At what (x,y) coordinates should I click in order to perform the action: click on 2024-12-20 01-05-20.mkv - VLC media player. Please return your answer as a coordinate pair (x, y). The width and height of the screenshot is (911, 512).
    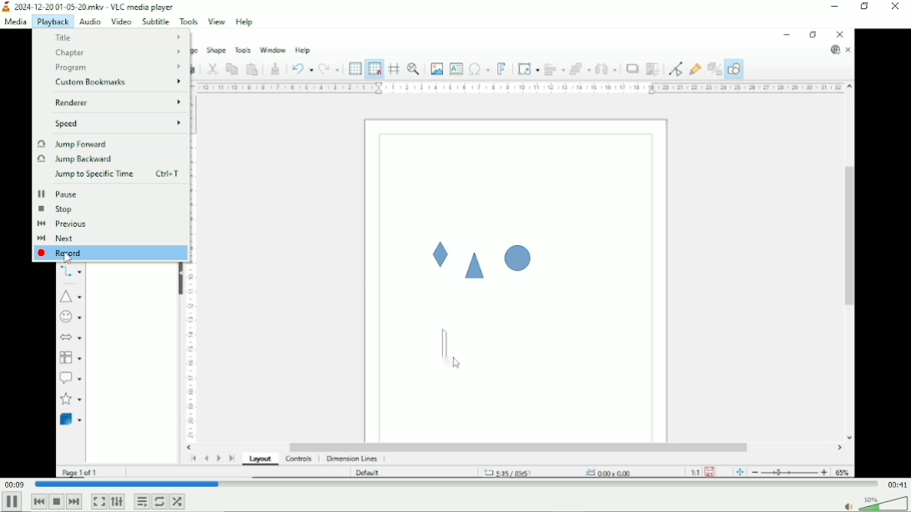
    Looking at the image, I should click on (89, 7).